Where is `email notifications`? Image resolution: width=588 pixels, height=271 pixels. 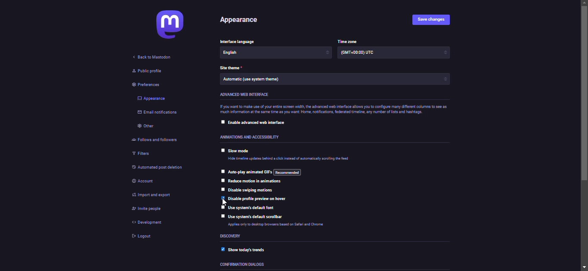 email notifications is located at coordinates (158, 114).